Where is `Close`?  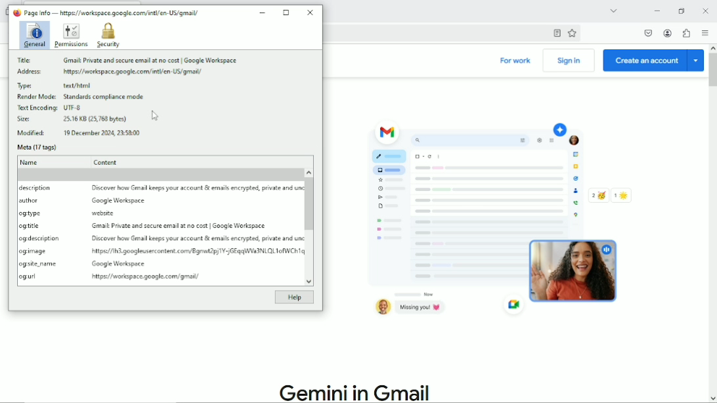
Close is located at coordinates (309, 12).